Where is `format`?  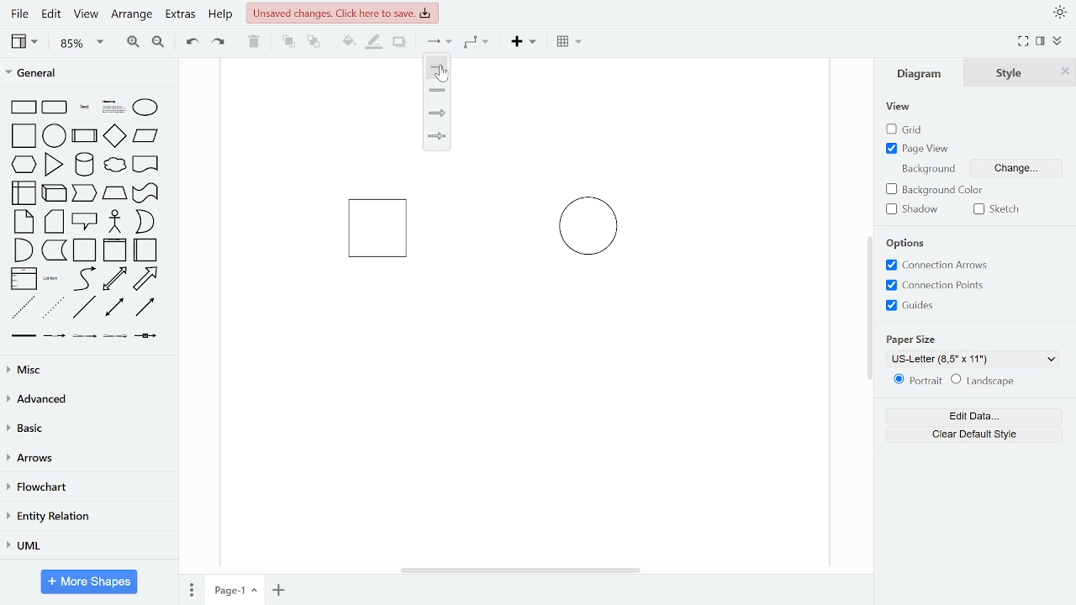 format is located at coordinates (1041, 41).